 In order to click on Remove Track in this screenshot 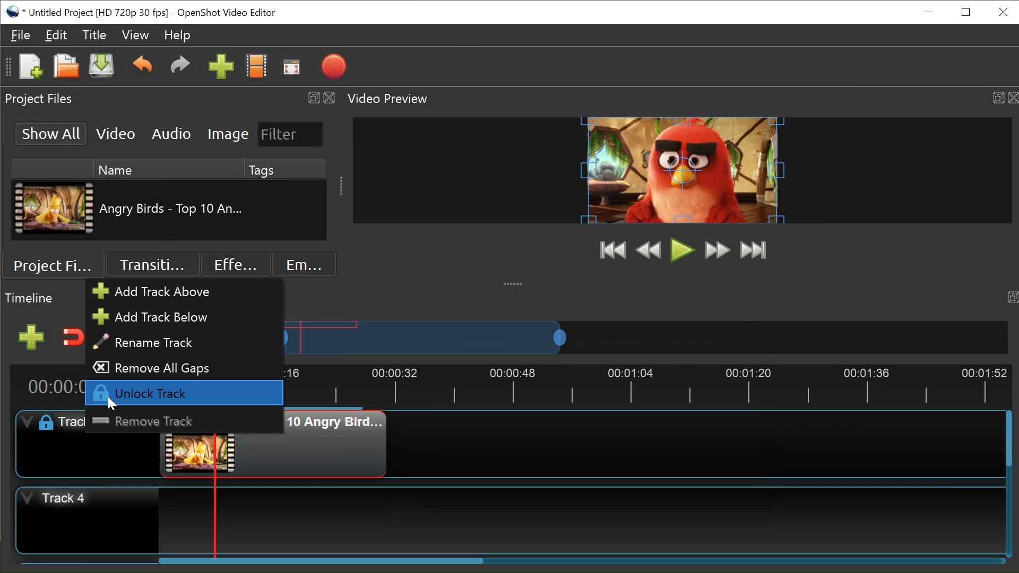, I will do `click(152, 421)`.